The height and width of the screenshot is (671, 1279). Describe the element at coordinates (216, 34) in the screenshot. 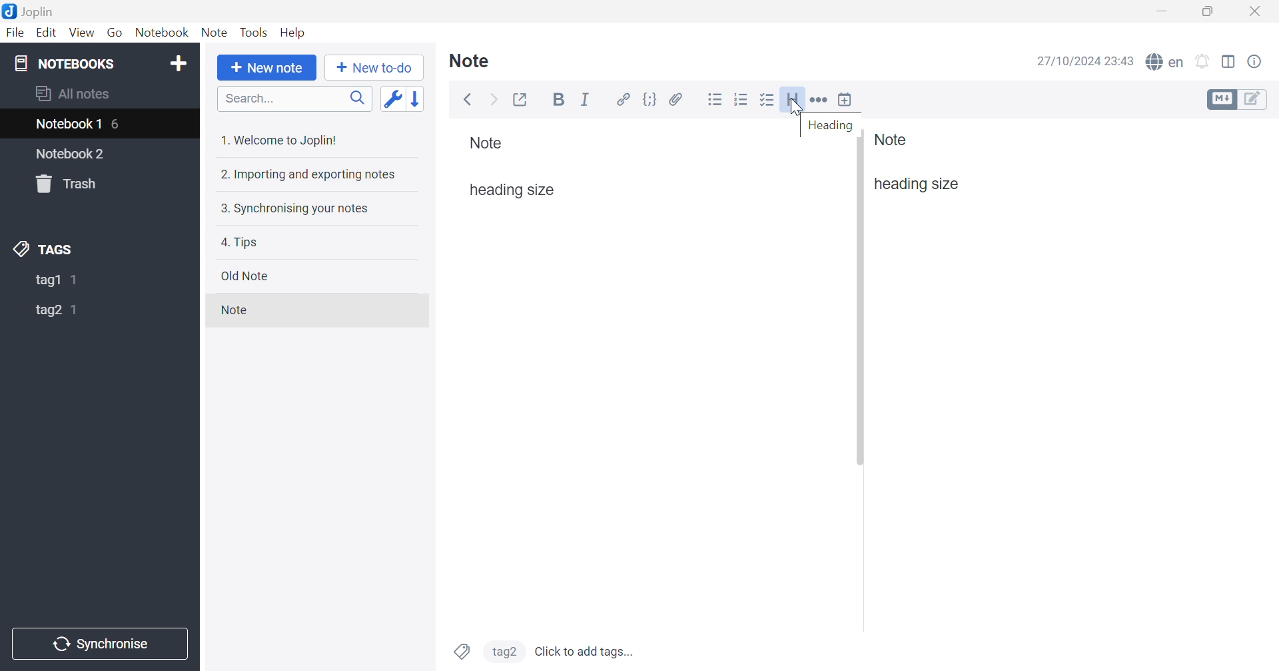

I see `Note` at that location.